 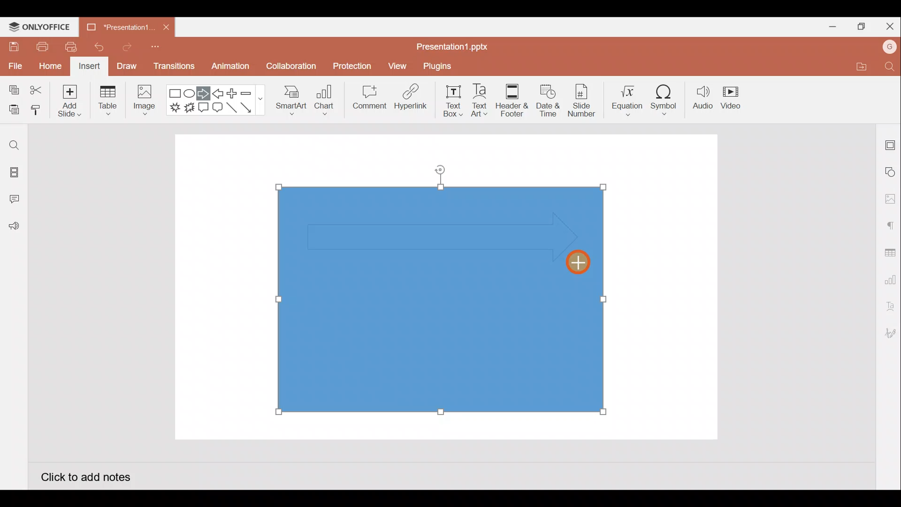 What do you see at coordinates (889, 278) in the screenshot?
I see `Chart settings` at bounding box center [889, 278].